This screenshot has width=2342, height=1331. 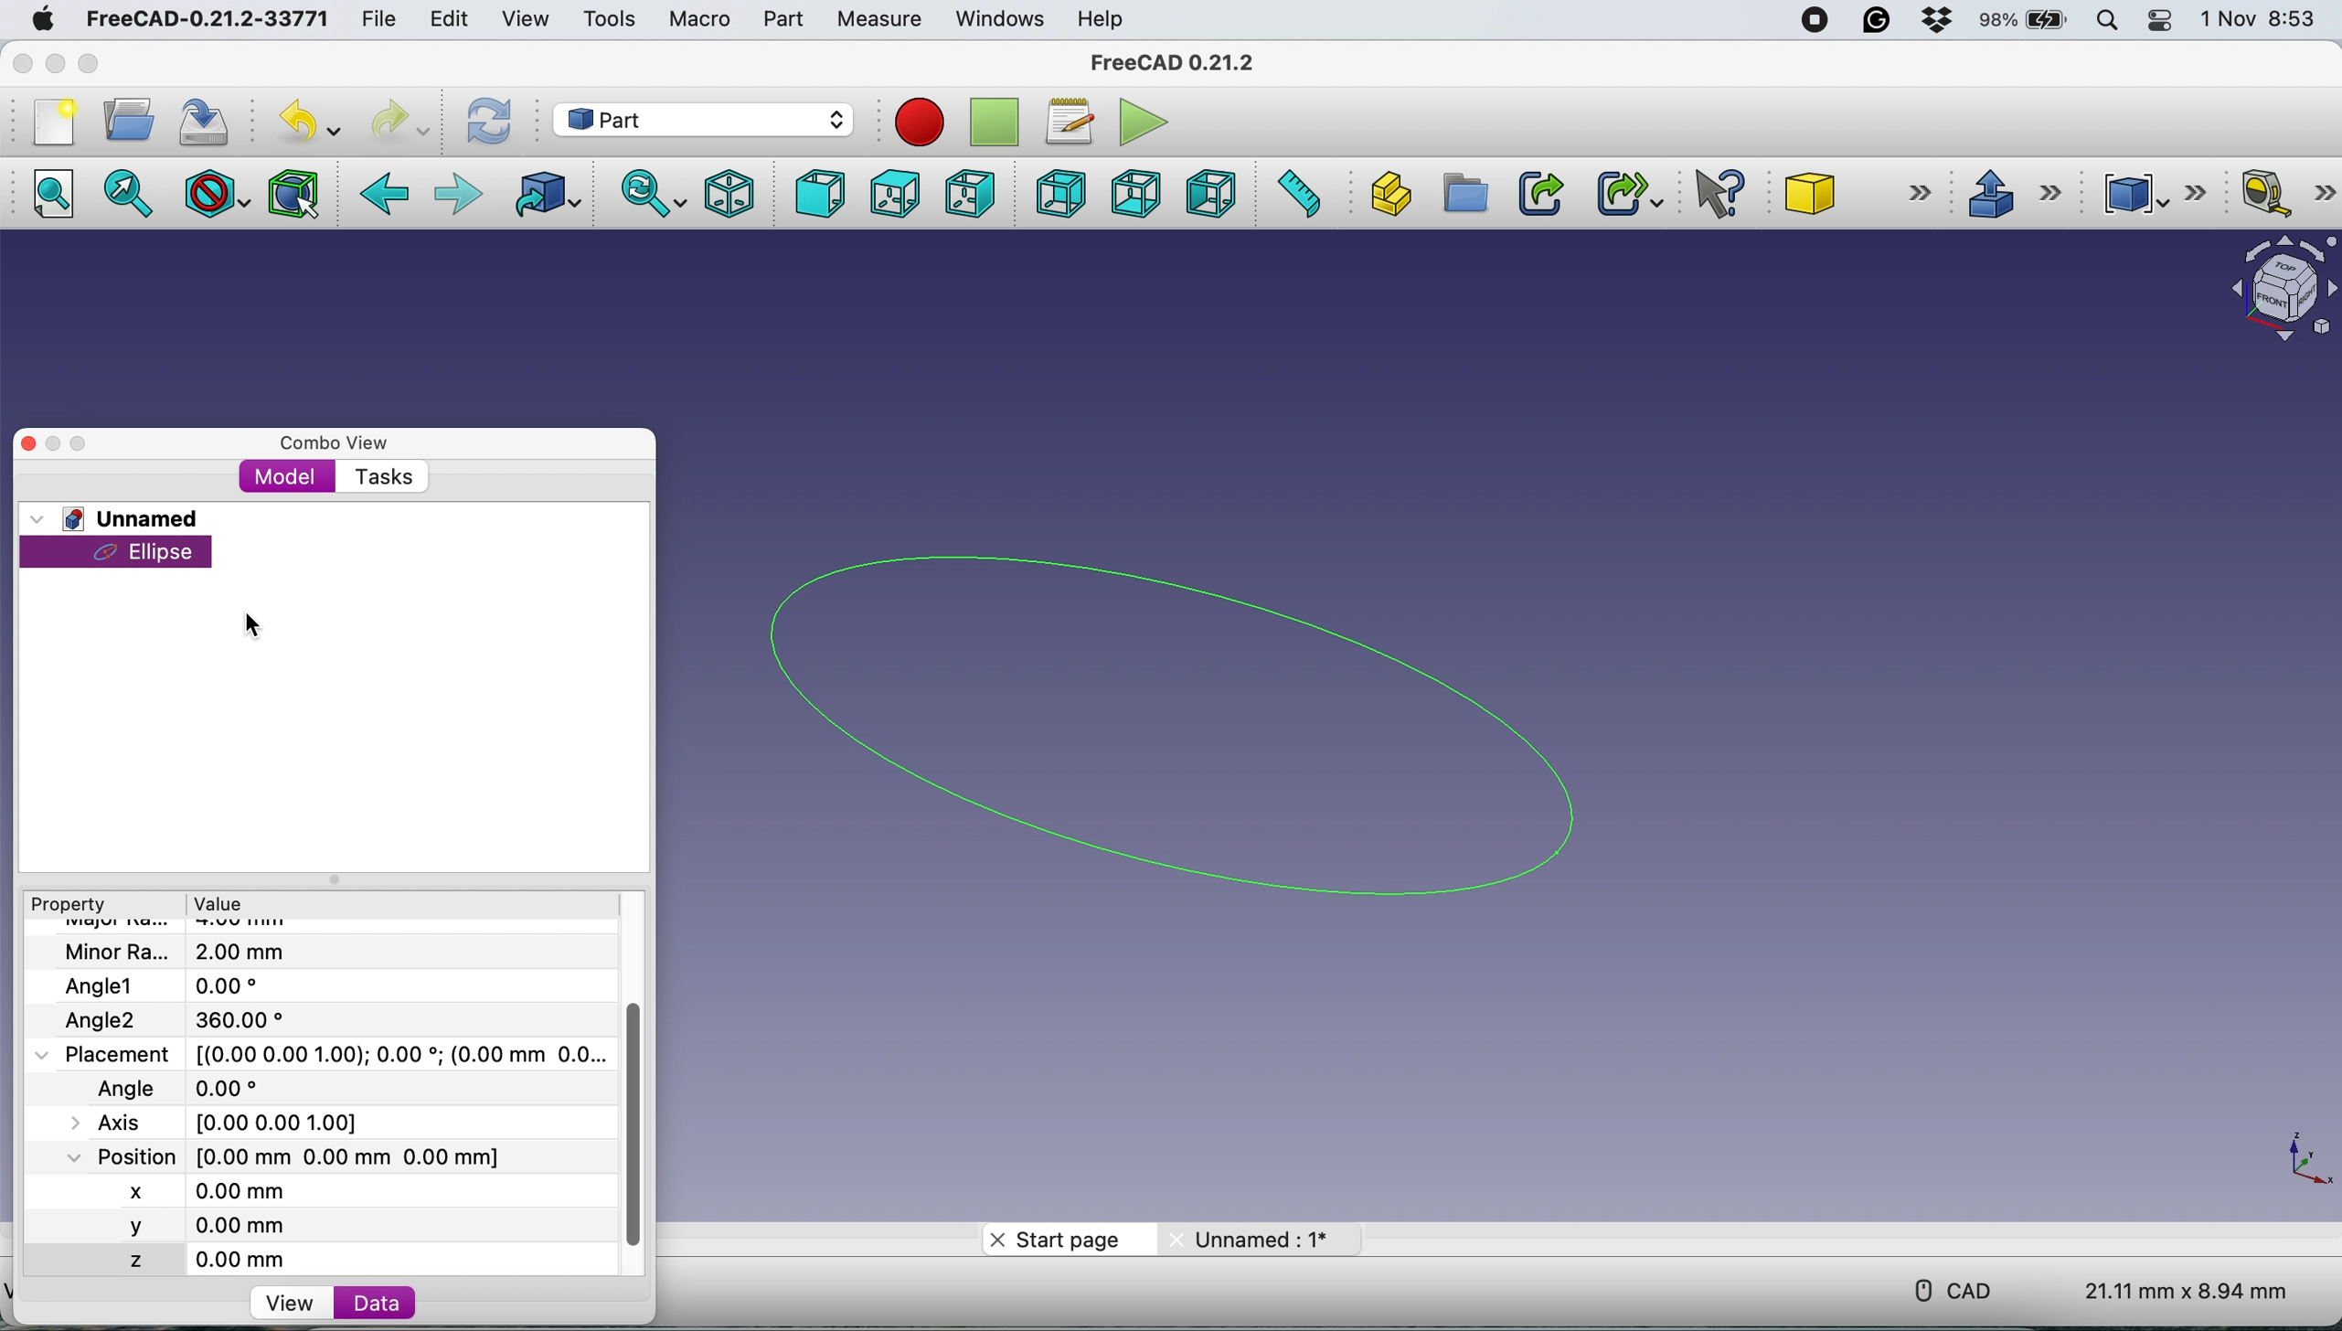 What do you see at coordinates (1725, 195) in the screenshot?
I see `what's this` at bounding box center [1725, 195].